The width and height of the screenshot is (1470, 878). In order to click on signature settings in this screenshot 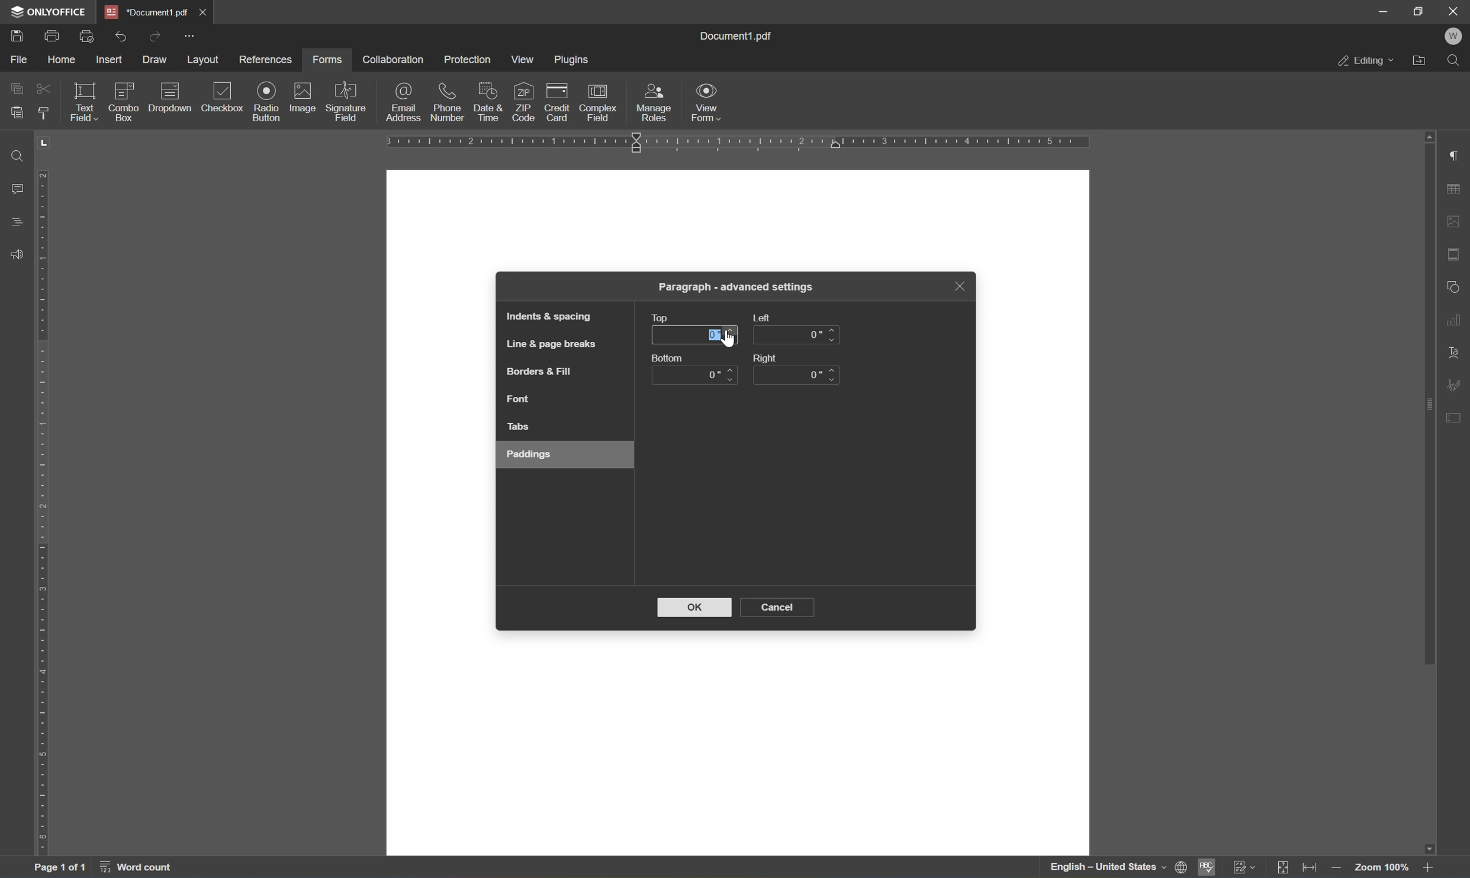, I will do `click(1457, 385)`.